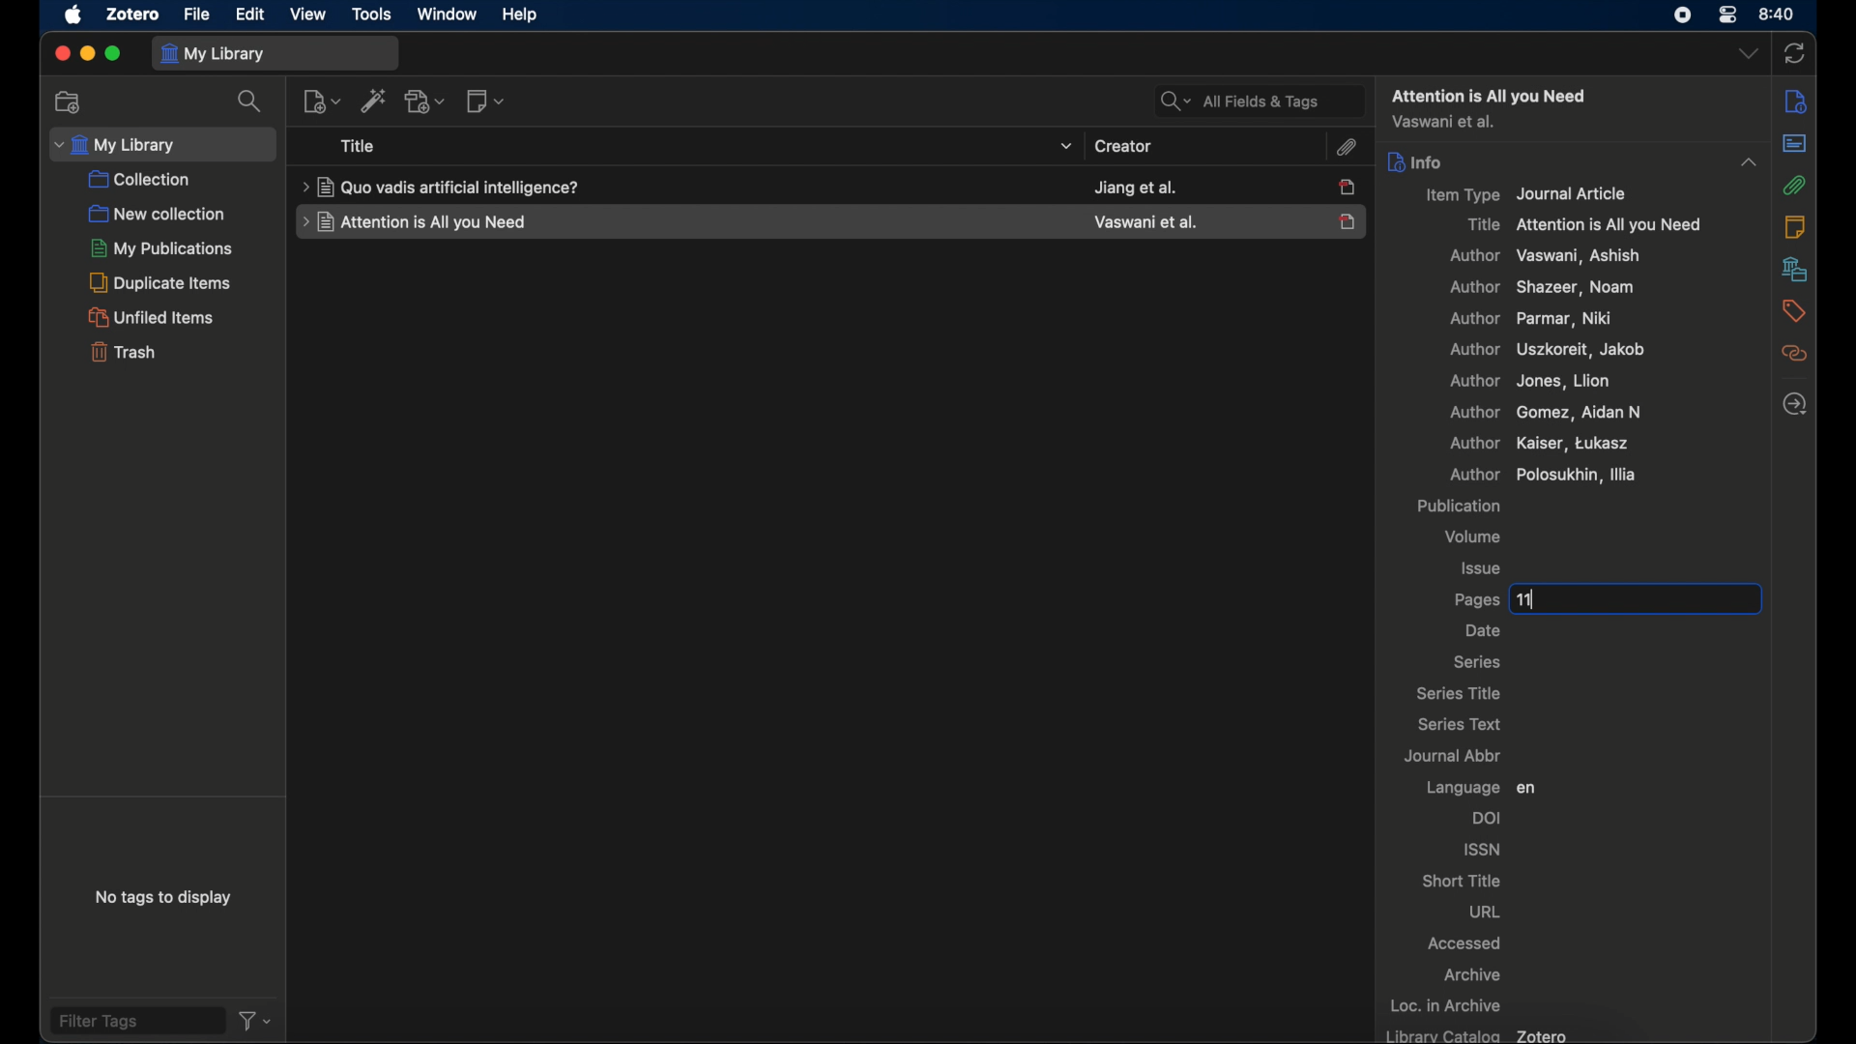  What do you see at coordinates (1458, 723) in the screenshot?
I see `series text` at bounding box center [1458, 723].